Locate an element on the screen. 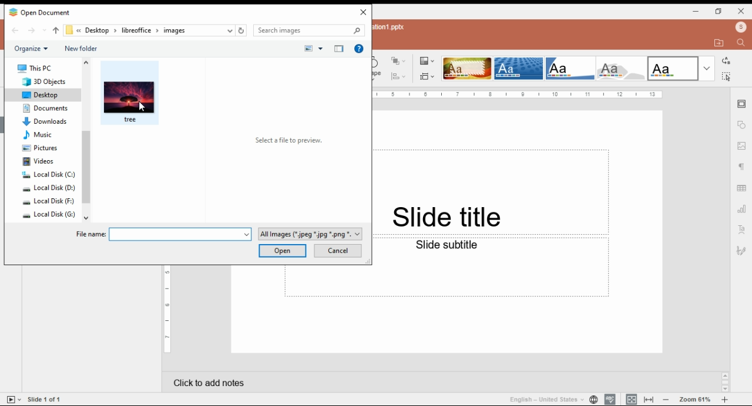 The height and width of the screenshot is (406, 752). spell check is located at coordinates (610, 398).